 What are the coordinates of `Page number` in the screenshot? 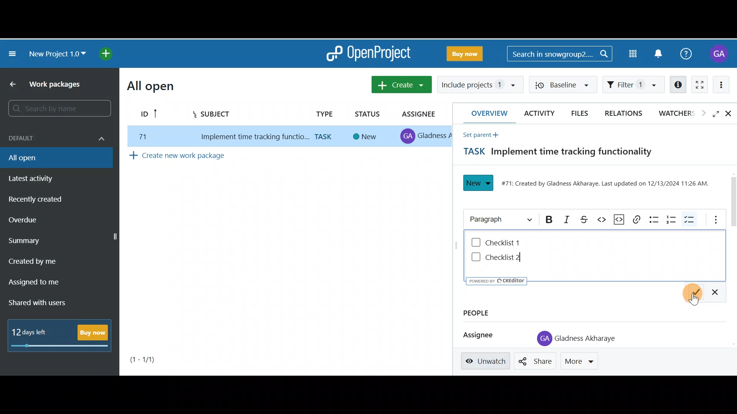 It's located at (154, 359).